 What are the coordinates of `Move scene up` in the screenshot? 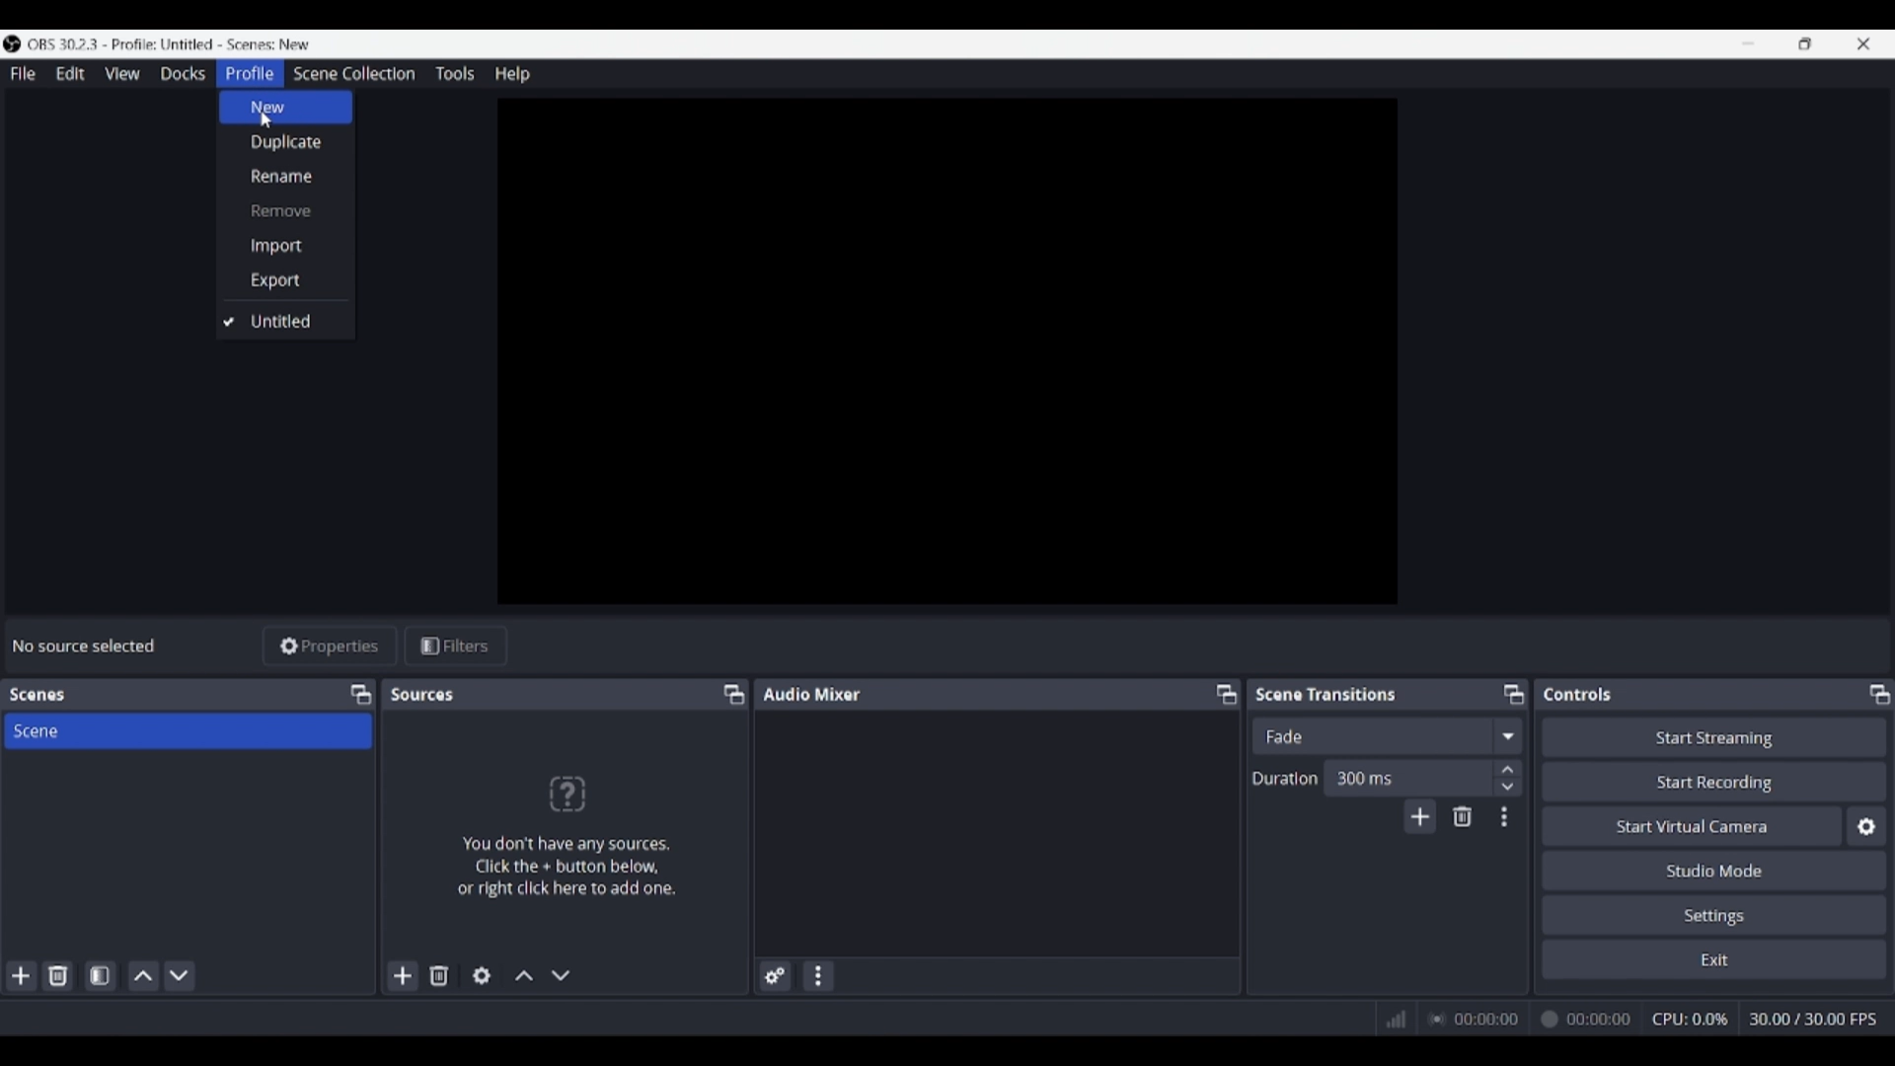 It's located at (144, 976).